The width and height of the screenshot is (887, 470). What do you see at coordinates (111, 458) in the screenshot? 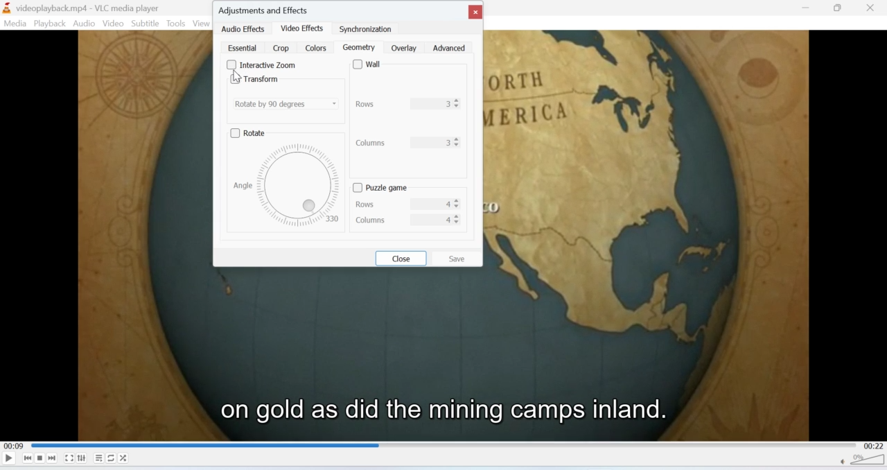
I see `Loop` at bounding box center [111, 458].